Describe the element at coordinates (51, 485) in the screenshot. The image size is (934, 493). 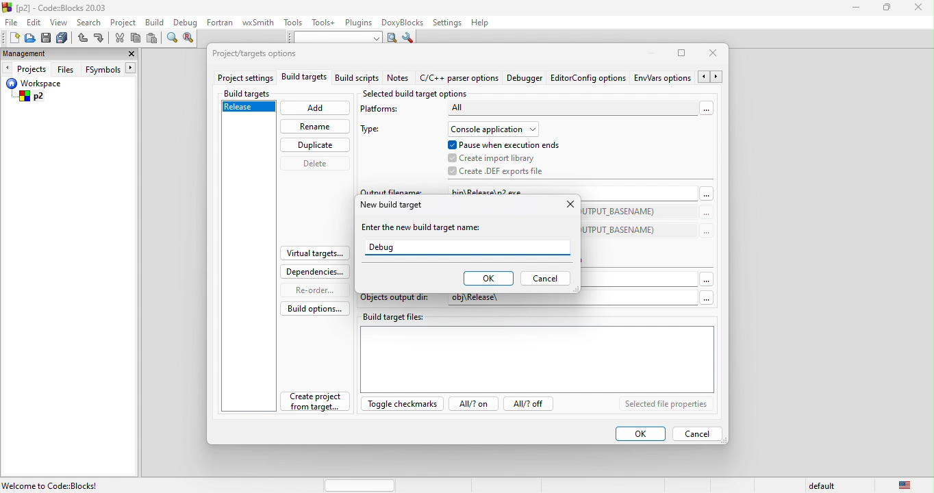
I see `Welcome to Code::Blocks!` at that location.